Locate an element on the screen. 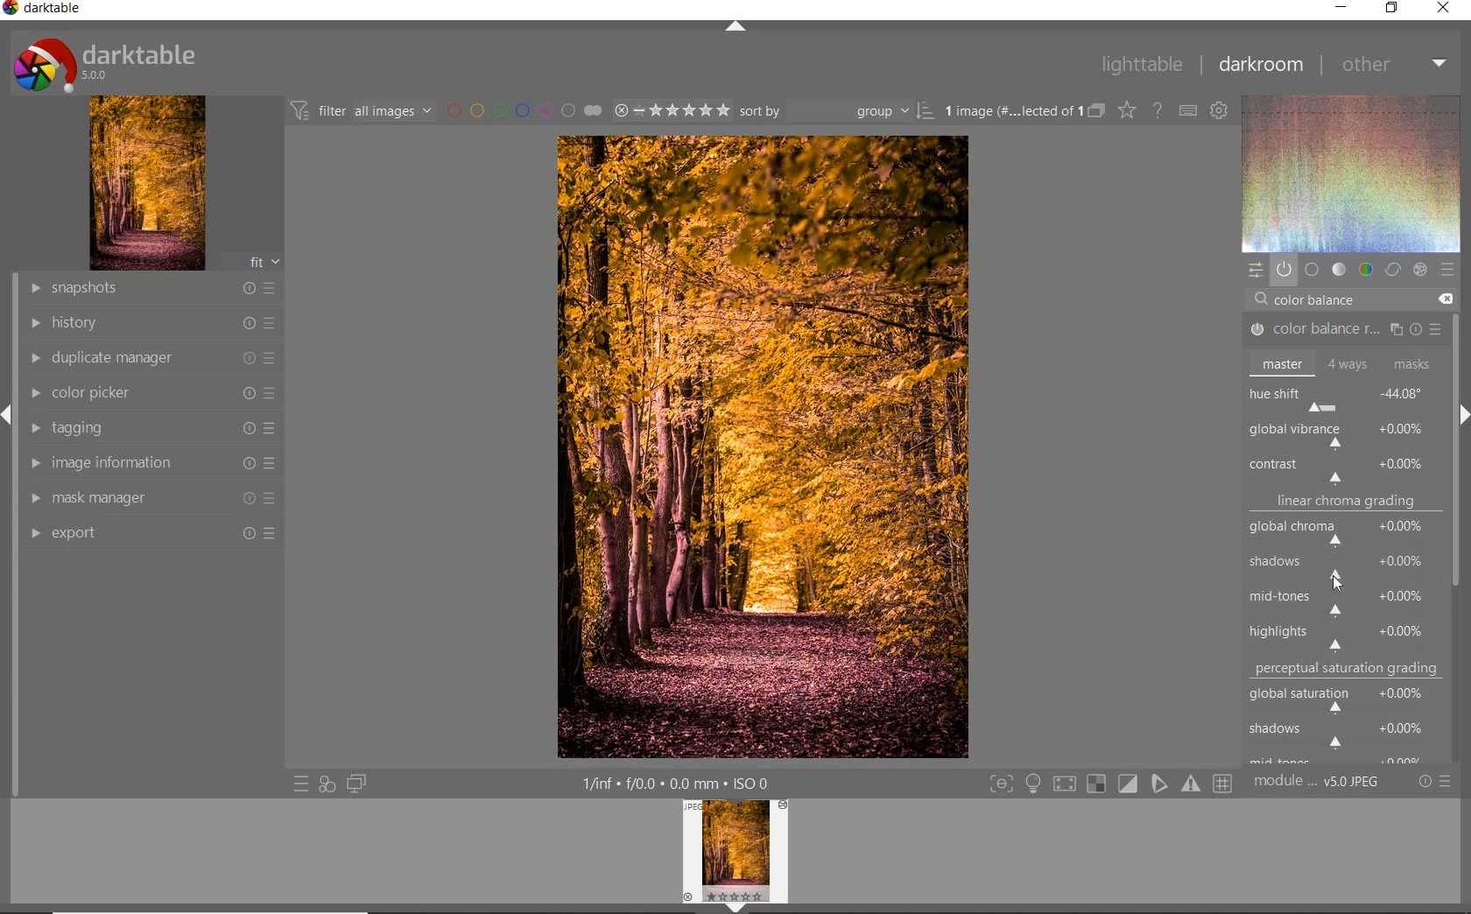 This screenshot has height=914, width=1471. enable for online help is located at coordinates (1159, 110).